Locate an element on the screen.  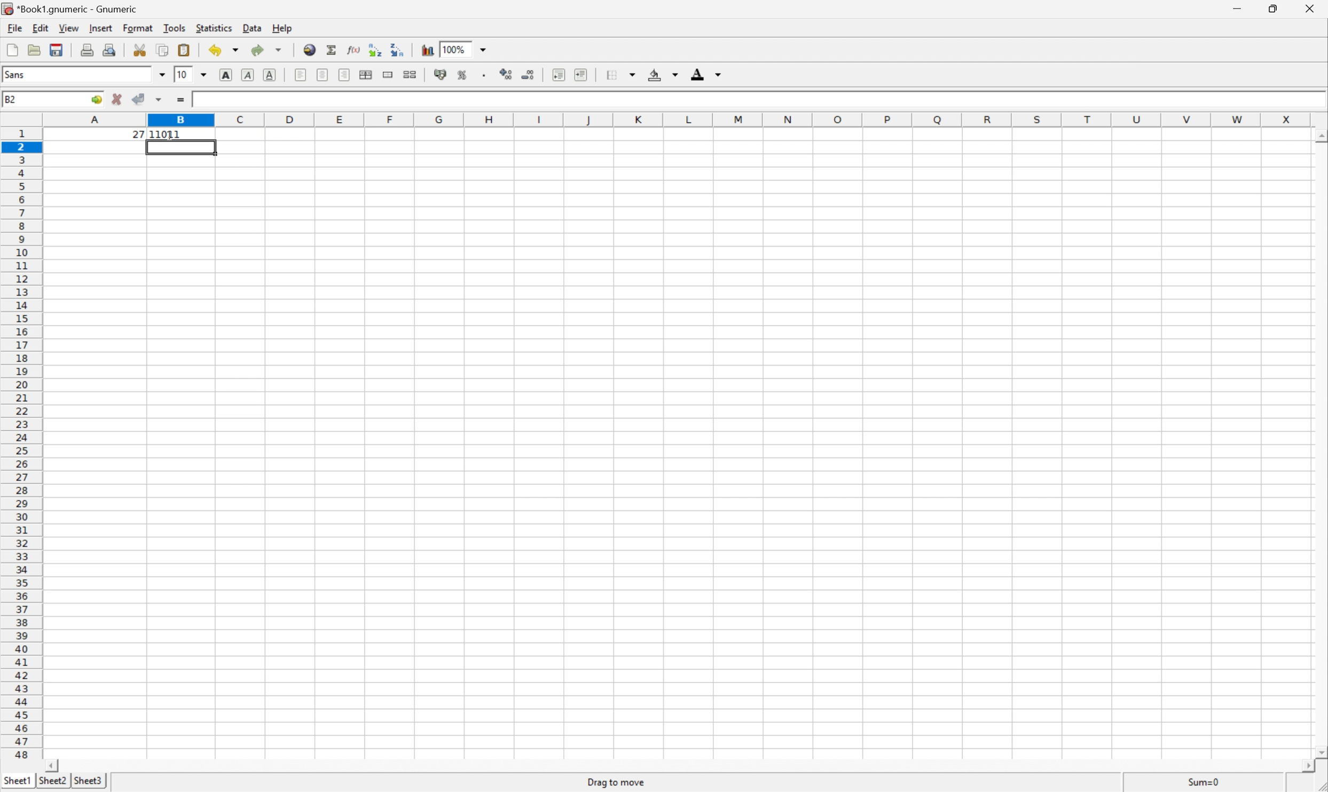
File is located at coordinates (14, 27).